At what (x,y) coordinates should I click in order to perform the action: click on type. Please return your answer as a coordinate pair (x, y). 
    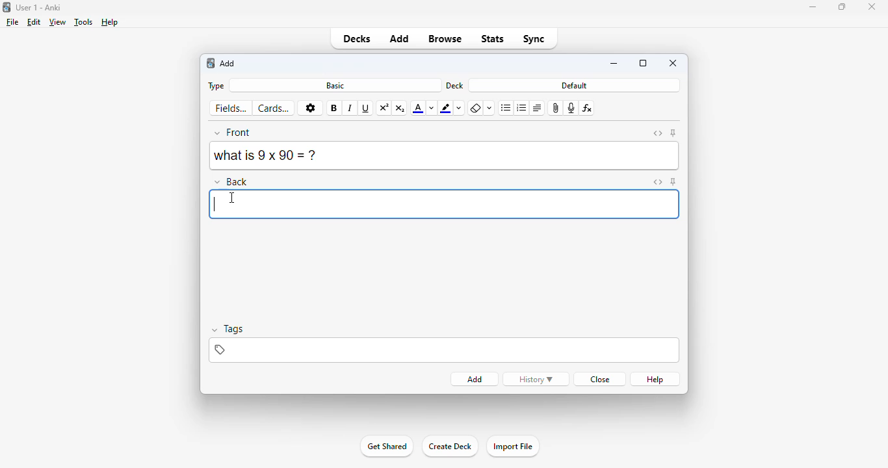
    Looking at the image, I should click on (215, 86).